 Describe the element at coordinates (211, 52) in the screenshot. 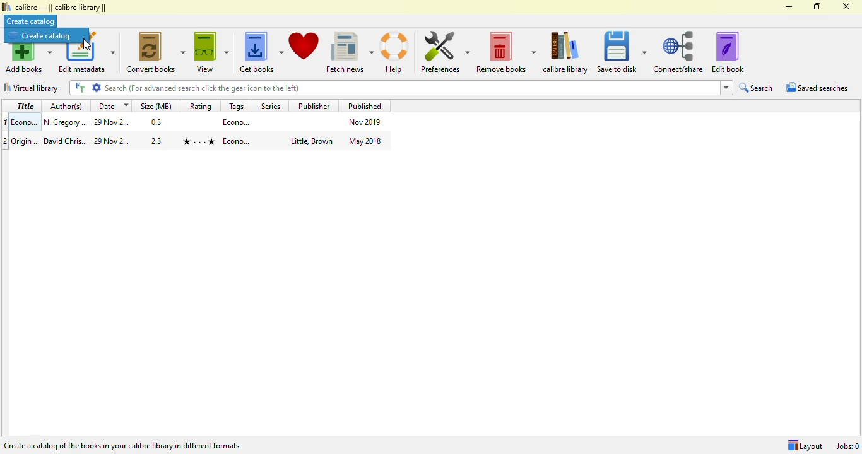

I see `view` at that location.